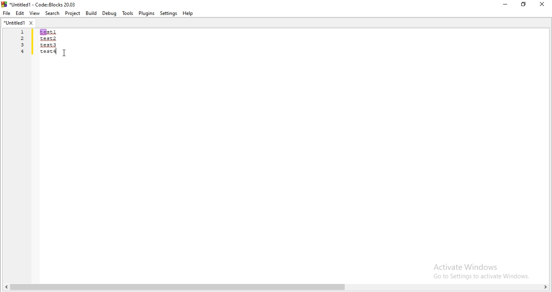 This screenshot has height=292, width=552. I want to click on Settings , so click(169, 13).